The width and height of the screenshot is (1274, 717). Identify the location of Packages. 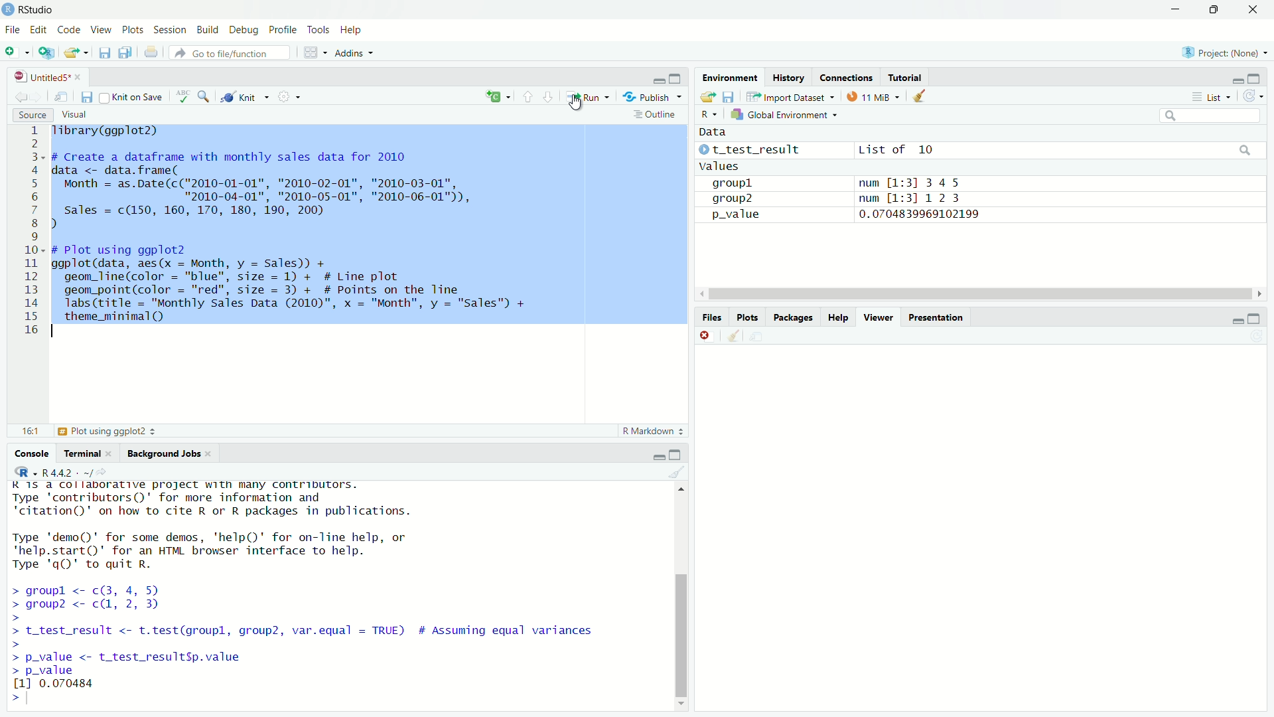
(794, 316).